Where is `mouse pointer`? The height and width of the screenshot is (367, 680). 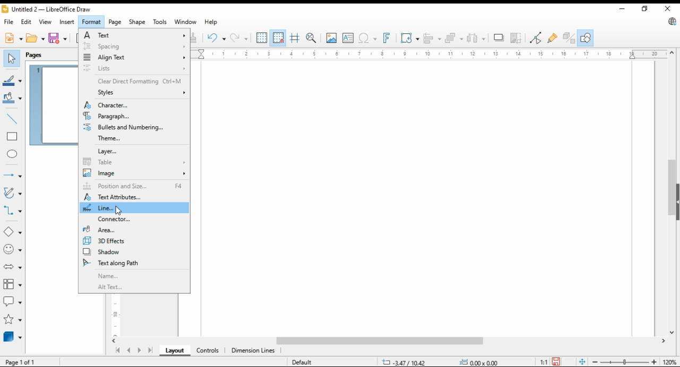 mouse pointer is located at coordinates (118, 210).